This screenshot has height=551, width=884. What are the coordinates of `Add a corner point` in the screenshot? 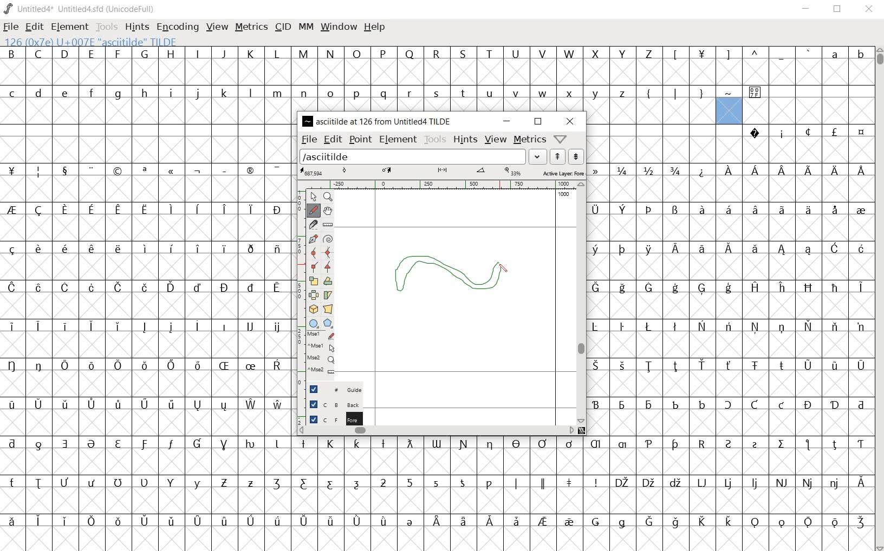 It's located at (327, 267).